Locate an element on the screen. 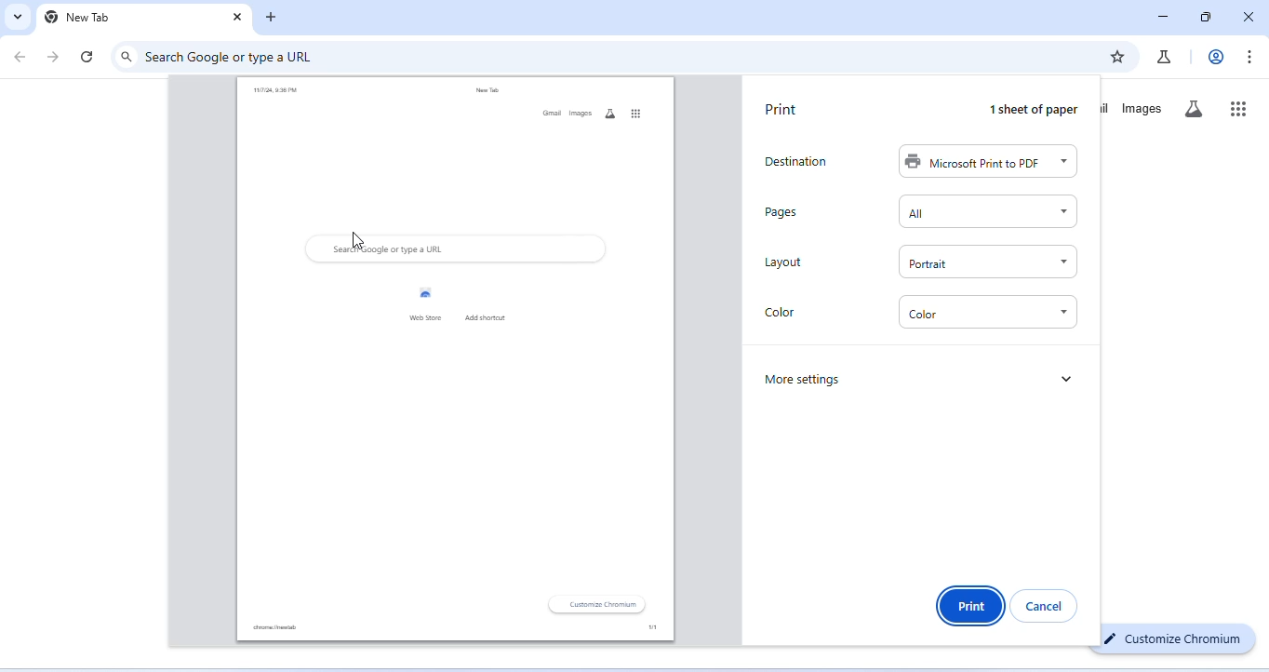 This screenshot has width=1269, height=672. bookmark is located at coordinates (1117, 57).